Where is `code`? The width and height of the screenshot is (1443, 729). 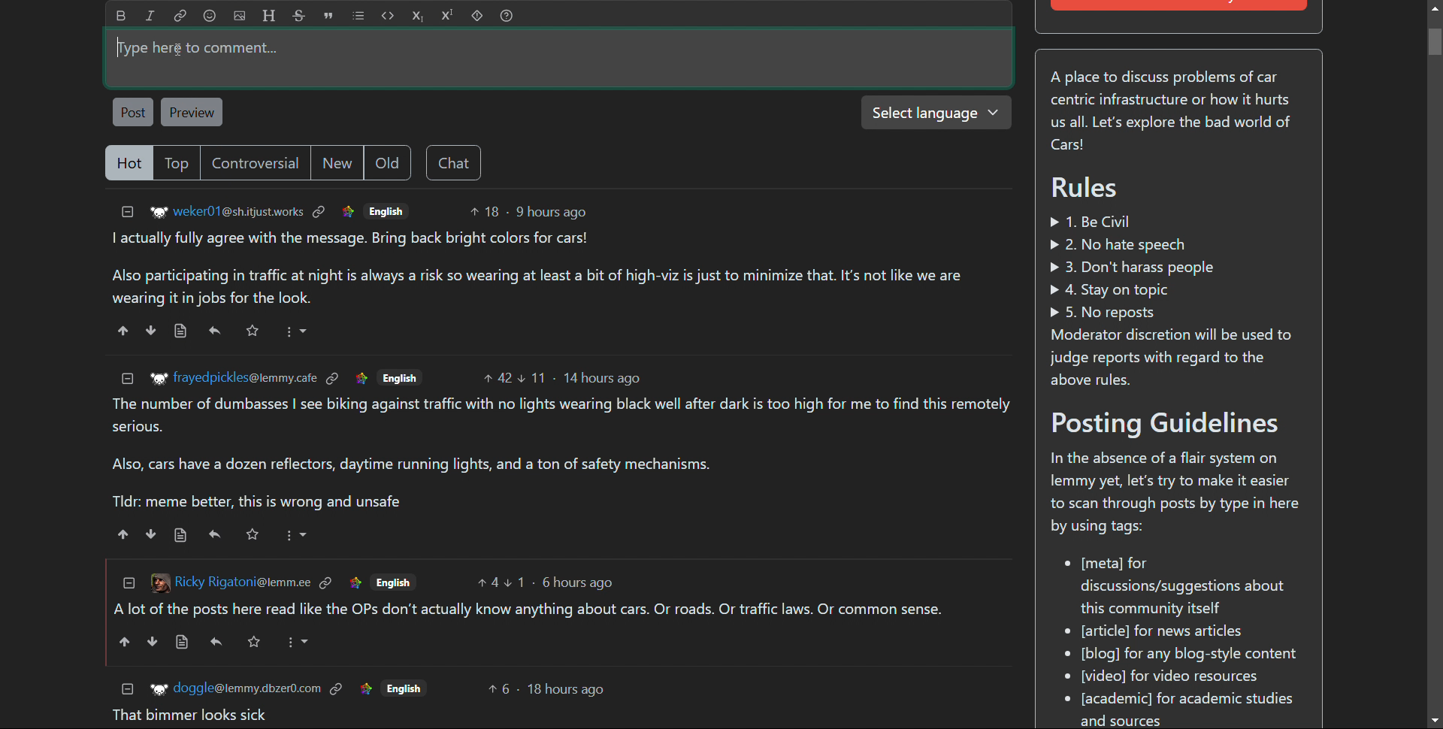 code is located at coordinates (387, 16).